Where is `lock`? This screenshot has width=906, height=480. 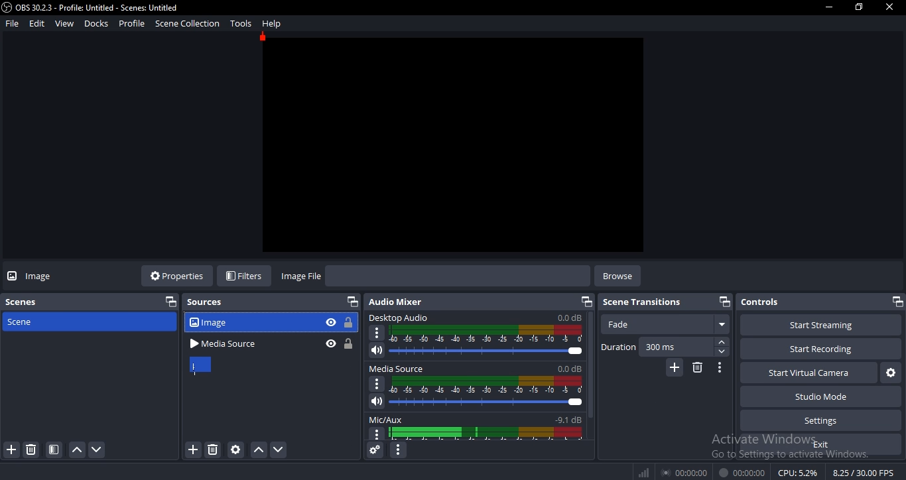
lock is located at coordinates (346, 323).